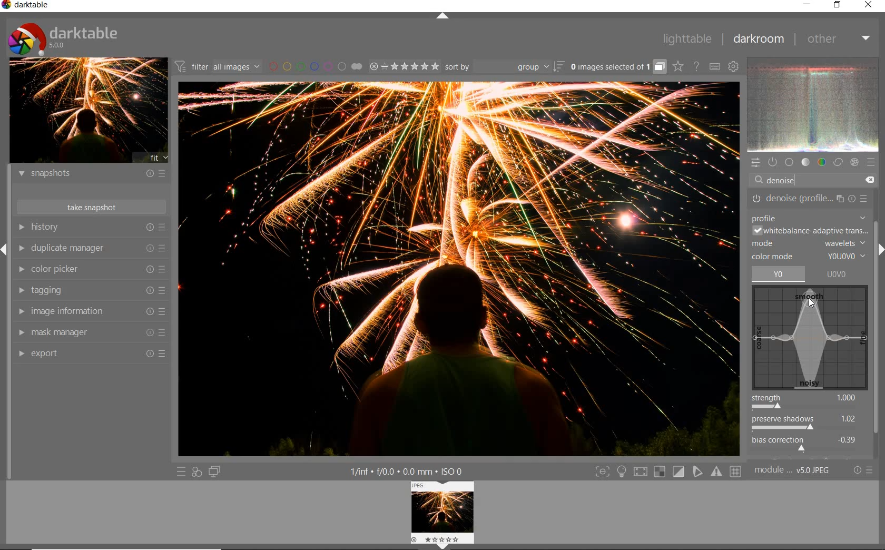  What do you see at coordinates (779, 274) in the screenshot?
I see `yo` at bounding box center [779, 274].